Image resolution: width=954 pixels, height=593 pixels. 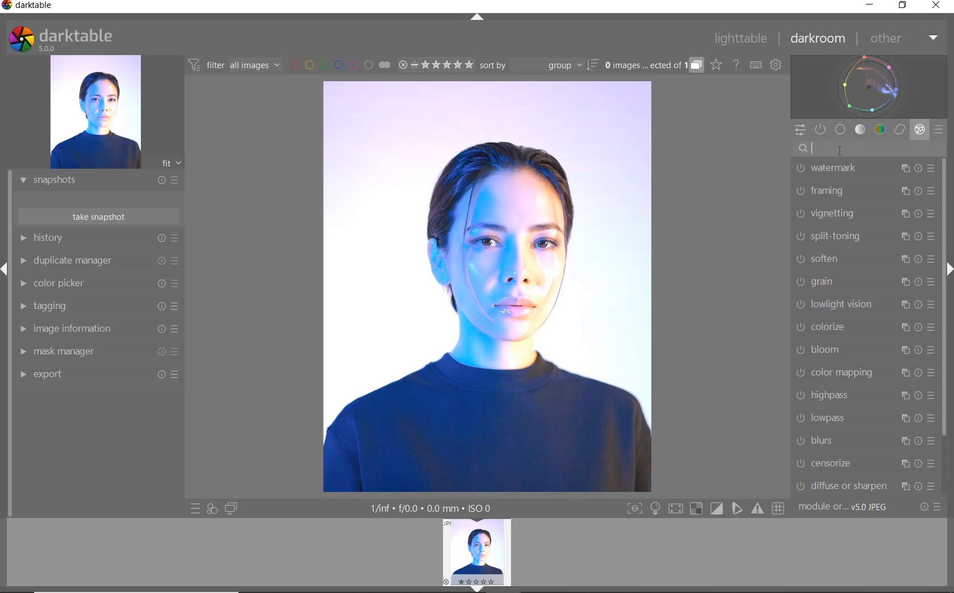 What do you see at coordinates (864, 417) in the screenshot?
I see `LOWPASS` at bounding box center [864, 417].